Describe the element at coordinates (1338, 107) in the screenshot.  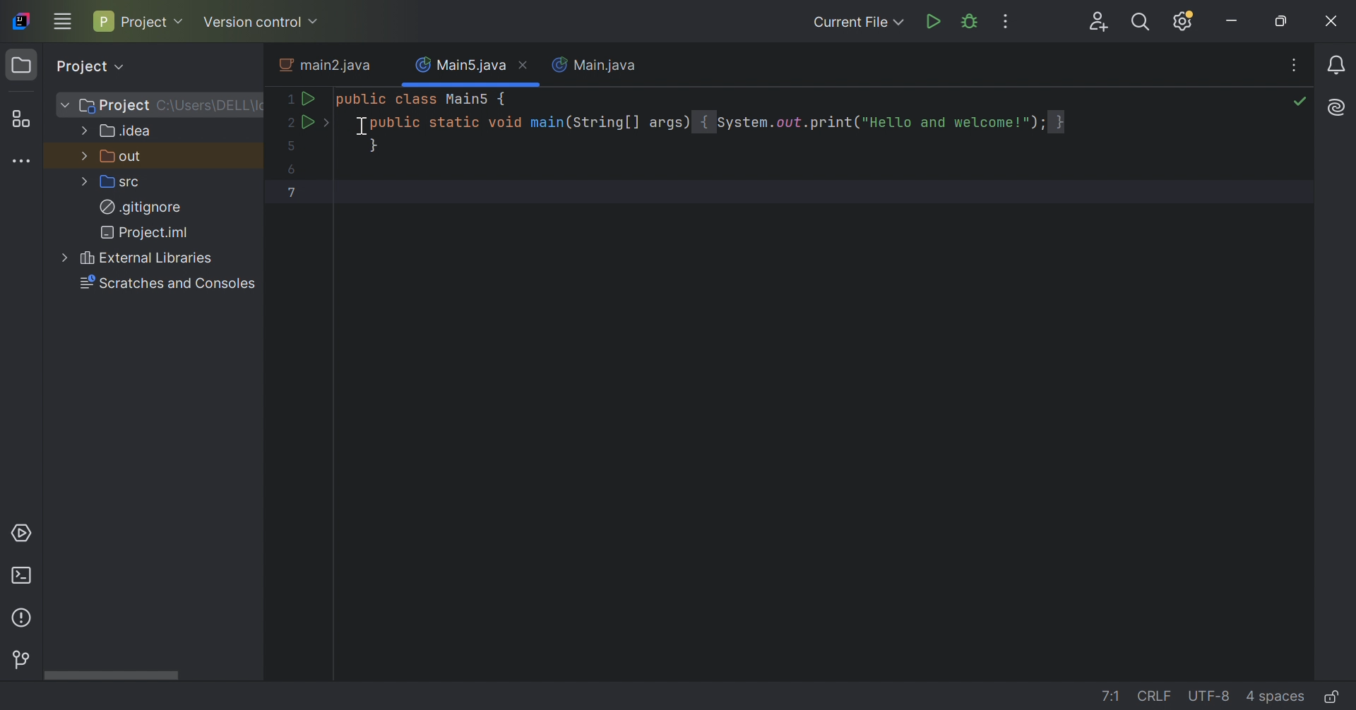
I see `AI Assistant` at that location.